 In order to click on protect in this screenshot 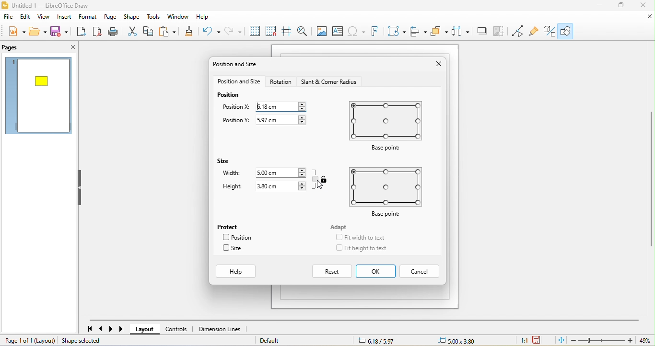, I will do `click(233, 226)`.